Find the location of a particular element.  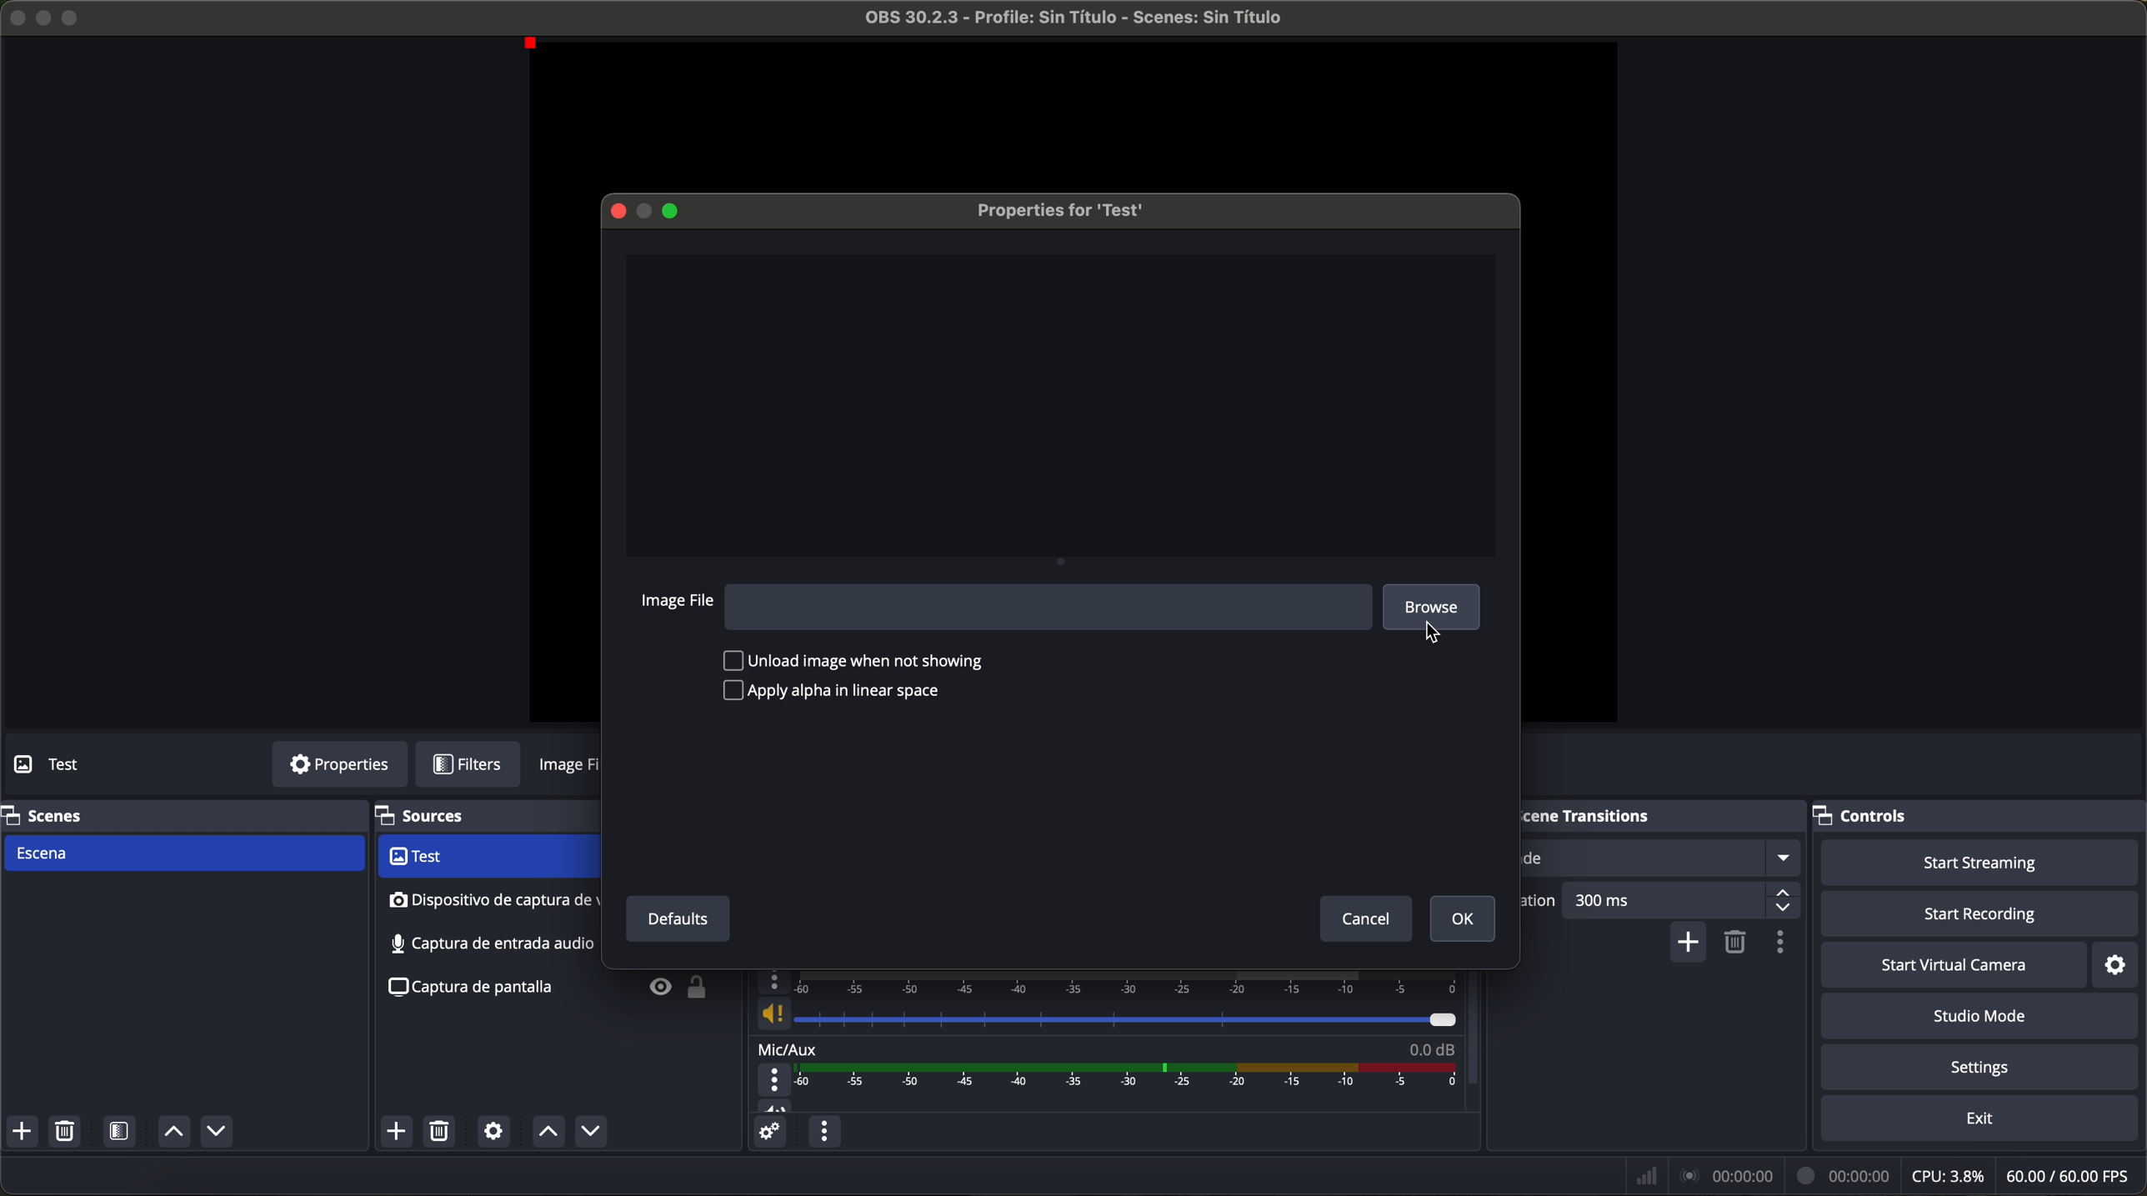

screenshot is located at coordinates (478, 989).